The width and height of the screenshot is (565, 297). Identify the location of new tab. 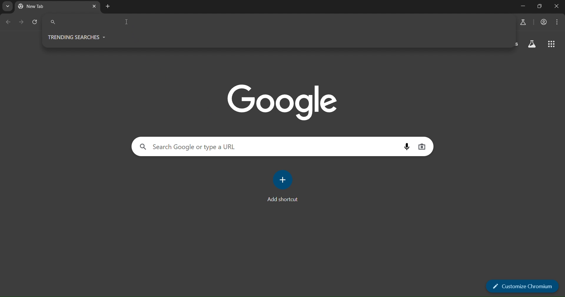
(109, 7).